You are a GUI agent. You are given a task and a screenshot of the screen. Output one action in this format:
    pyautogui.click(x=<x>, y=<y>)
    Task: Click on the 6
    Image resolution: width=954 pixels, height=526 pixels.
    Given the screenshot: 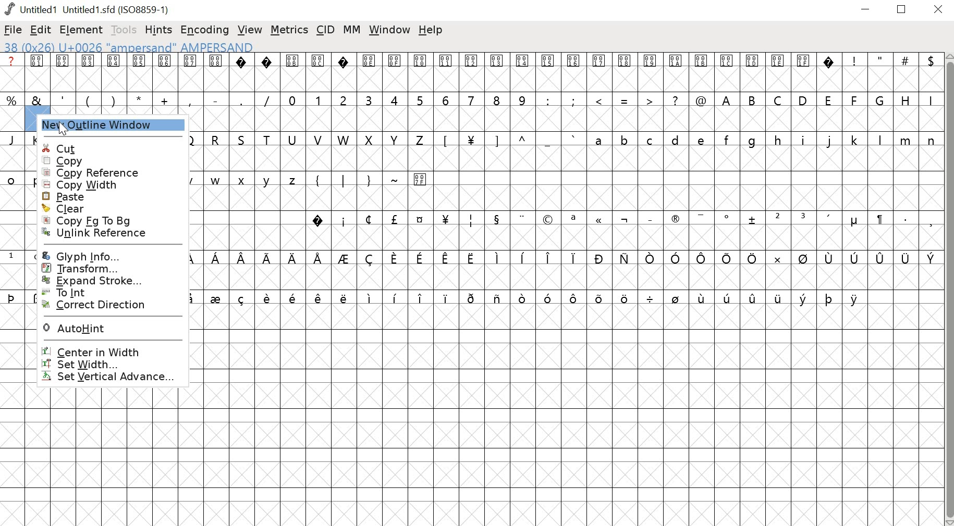 What is the action you would take?
    pyautogui.click(x=448, y=99)
    